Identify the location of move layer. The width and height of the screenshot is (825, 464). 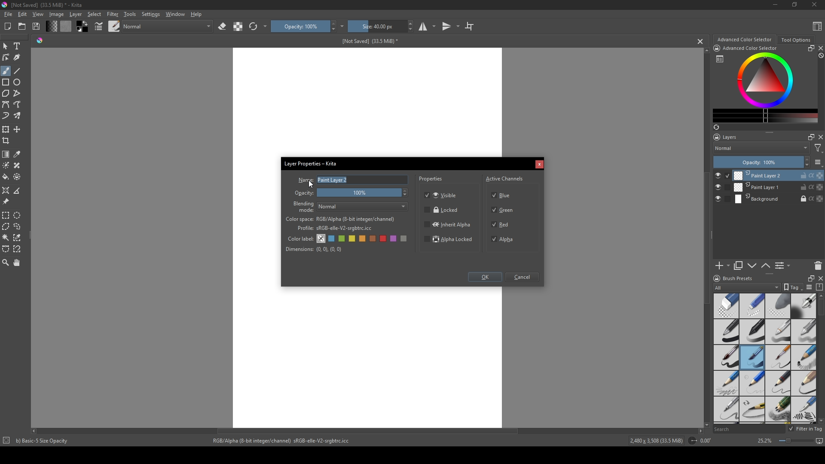
(17, 129).